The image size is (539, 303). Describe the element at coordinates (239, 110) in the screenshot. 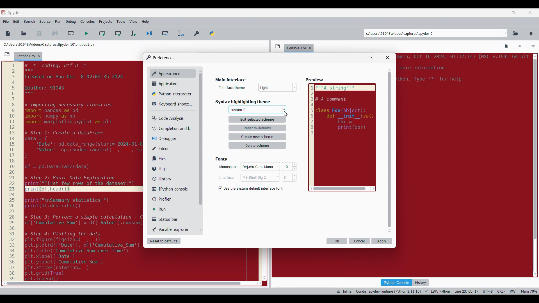

I see `Theme changed to selected theme` at that location.